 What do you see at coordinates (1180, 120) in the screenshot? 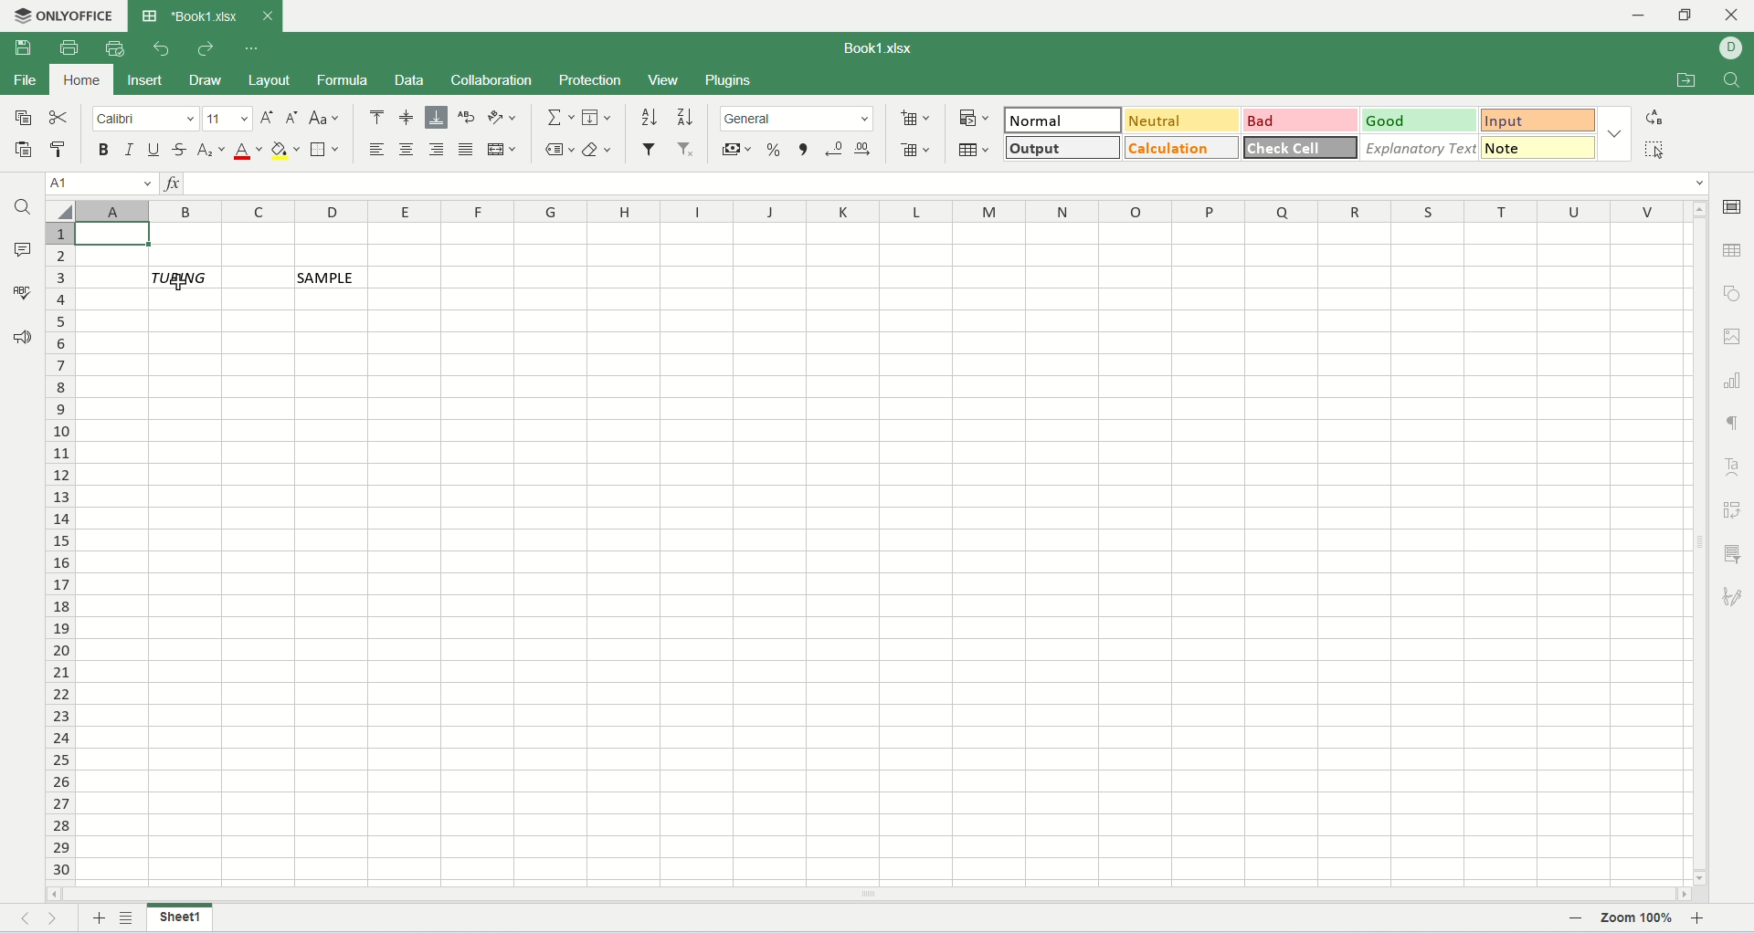
I see `neutral` at bounding box center [1180, 120].